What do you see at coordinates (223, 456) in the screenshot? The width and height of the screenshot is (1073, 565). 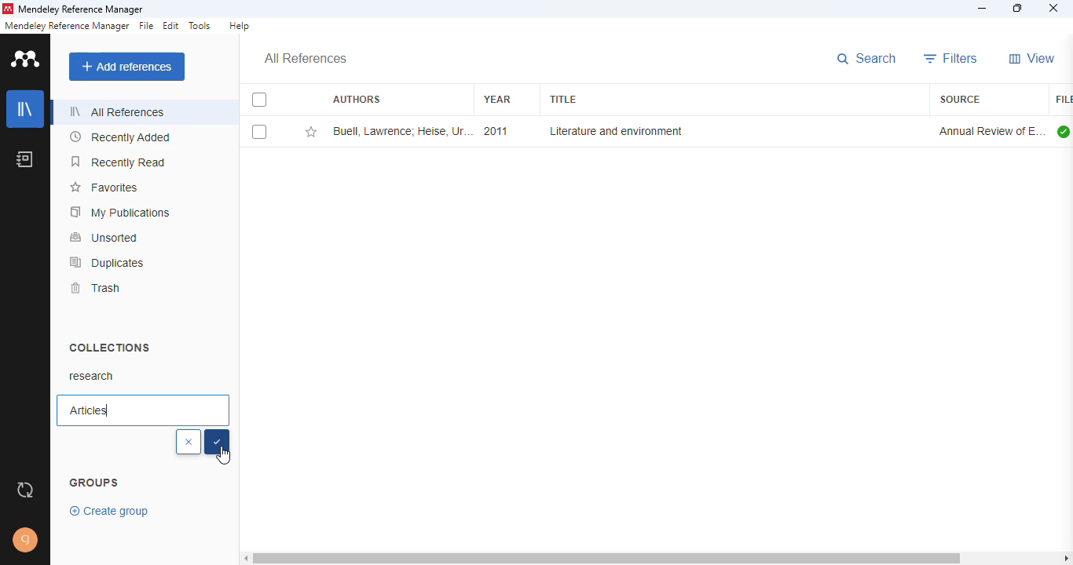 I see `cursor` at bounding box center [223, 456].